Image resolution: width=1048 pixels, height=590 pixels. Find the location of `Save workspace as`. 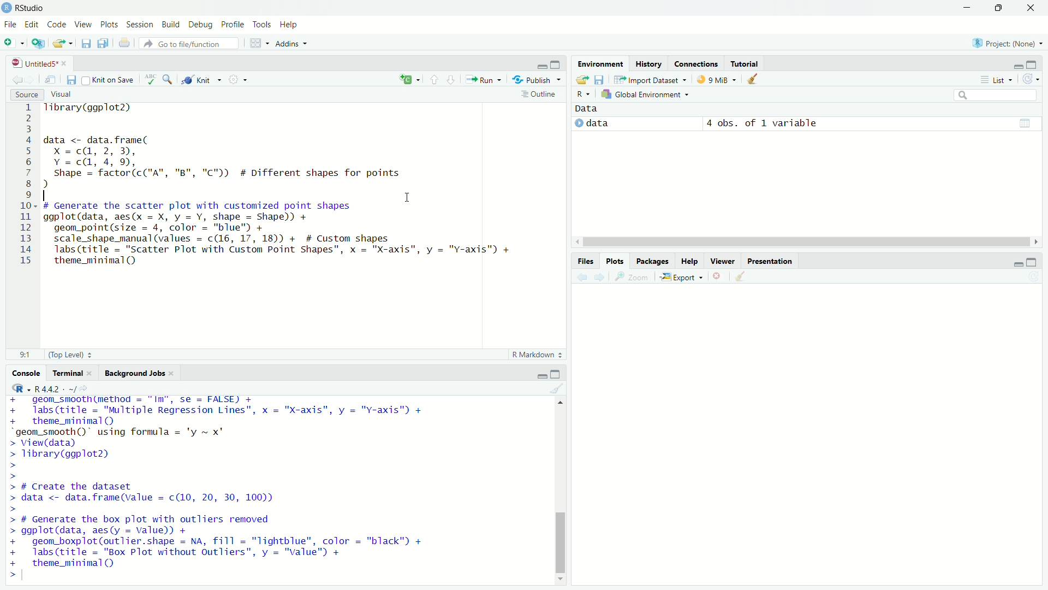

Save workspace as is located at coordinates (599, 80).